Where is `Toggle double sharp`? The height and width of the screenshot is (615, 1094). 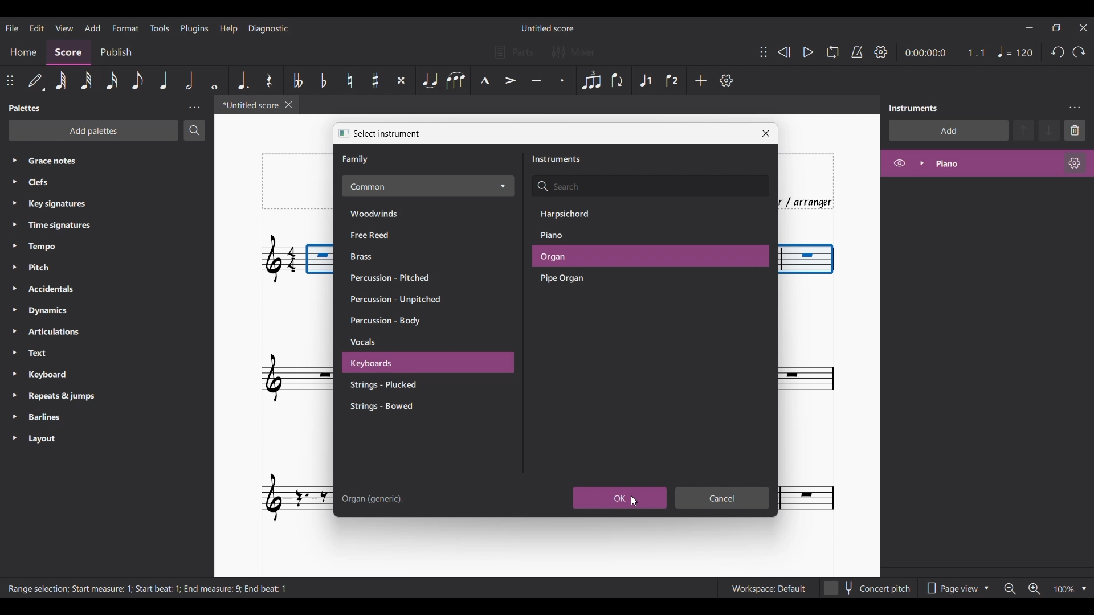 Toggle double sharp is located at coordinates (401, 80).